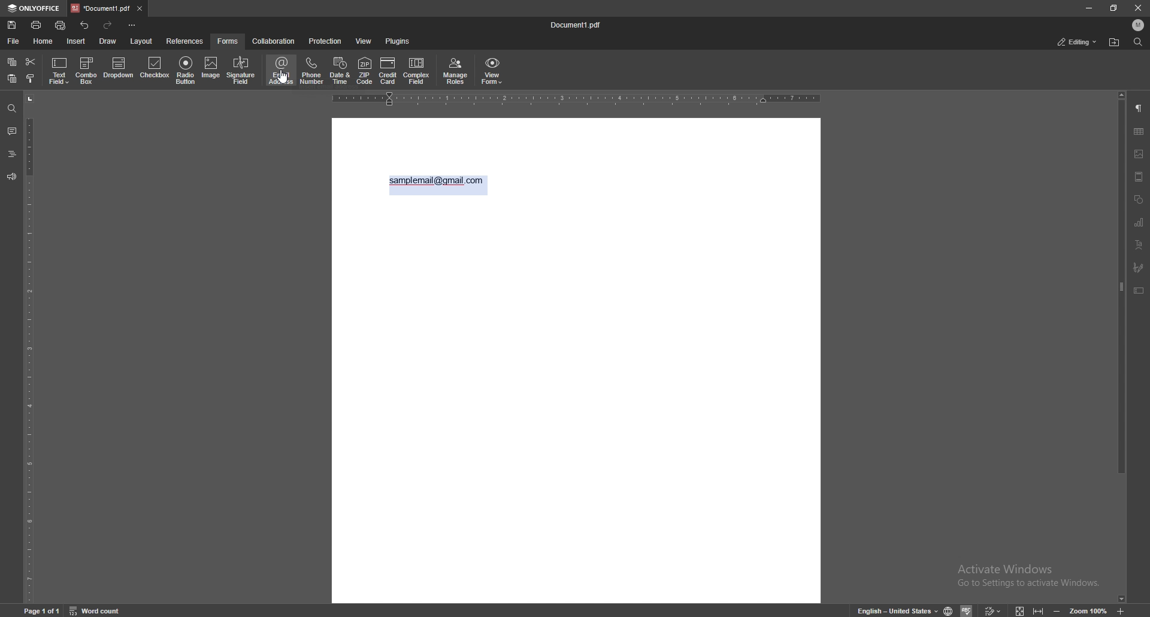  Describe the element at coordinates (1122, 348) in the screenshot. I see `scroll bar` at that location.